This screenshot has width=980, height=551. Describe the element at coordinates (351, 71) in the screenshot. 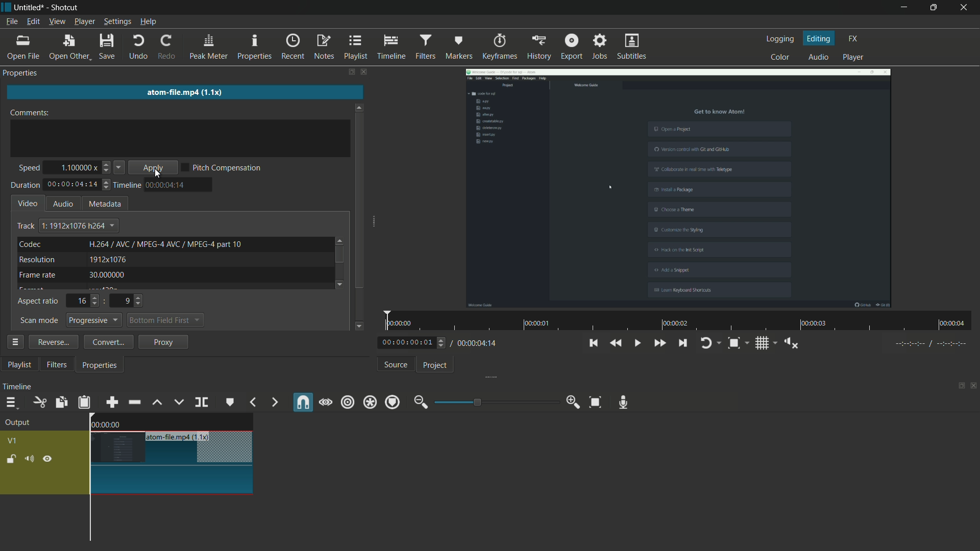

I see `change layout` at that location.